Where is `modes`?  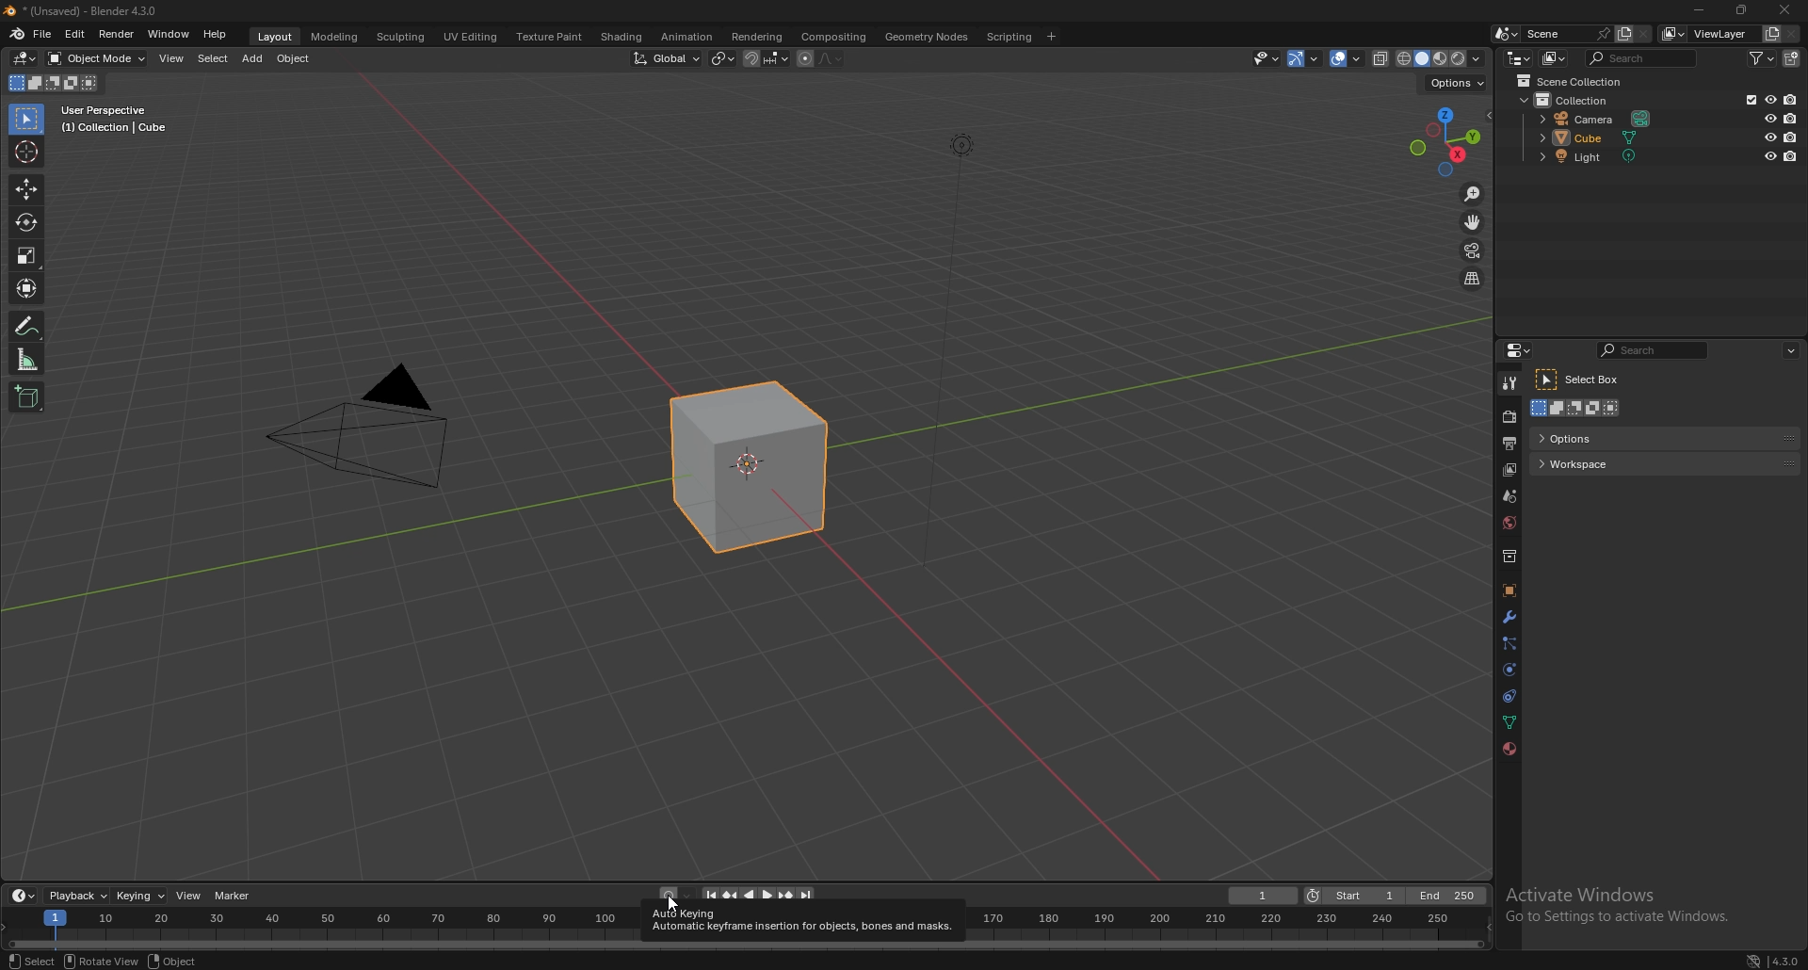 modes is located at coordinates (53, 83).